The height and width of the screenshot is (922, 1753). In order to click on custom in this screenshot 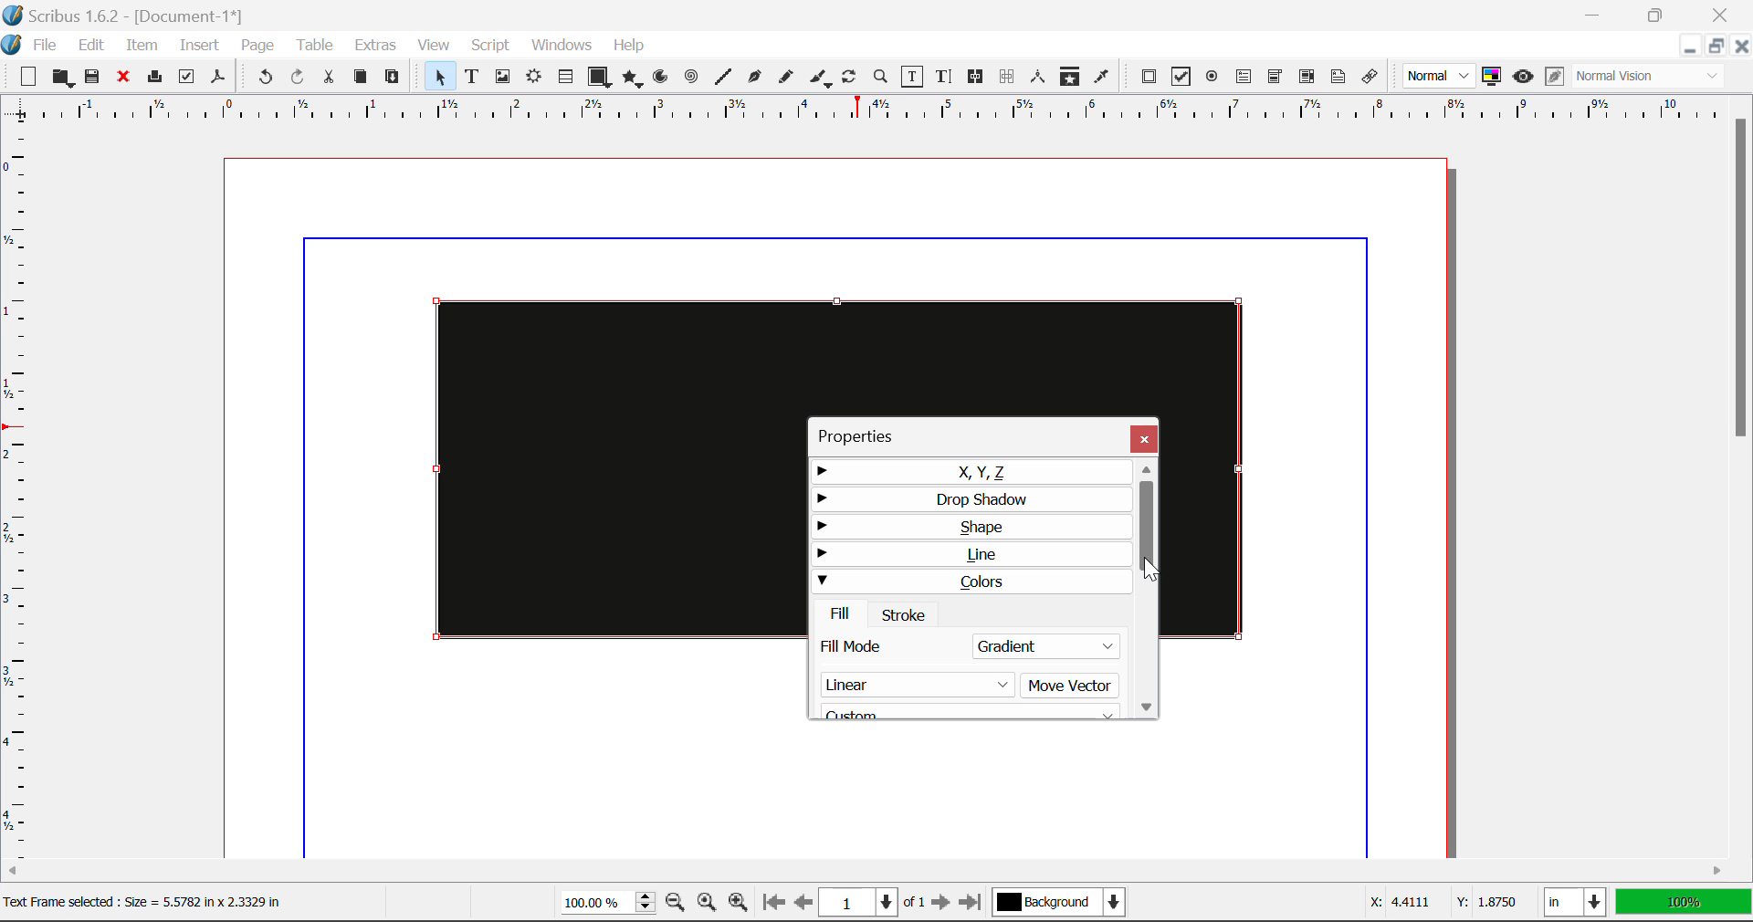, I will do `click(963, 713)`.